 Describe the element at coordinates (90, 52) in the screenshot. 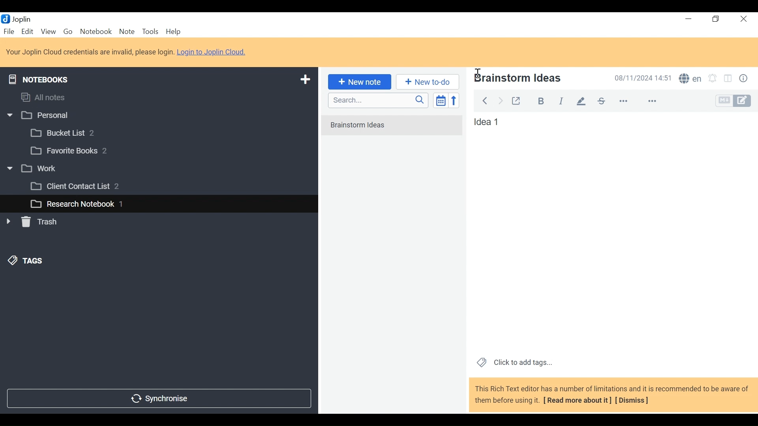

I see `Login to Joplin Cloud` at that location.